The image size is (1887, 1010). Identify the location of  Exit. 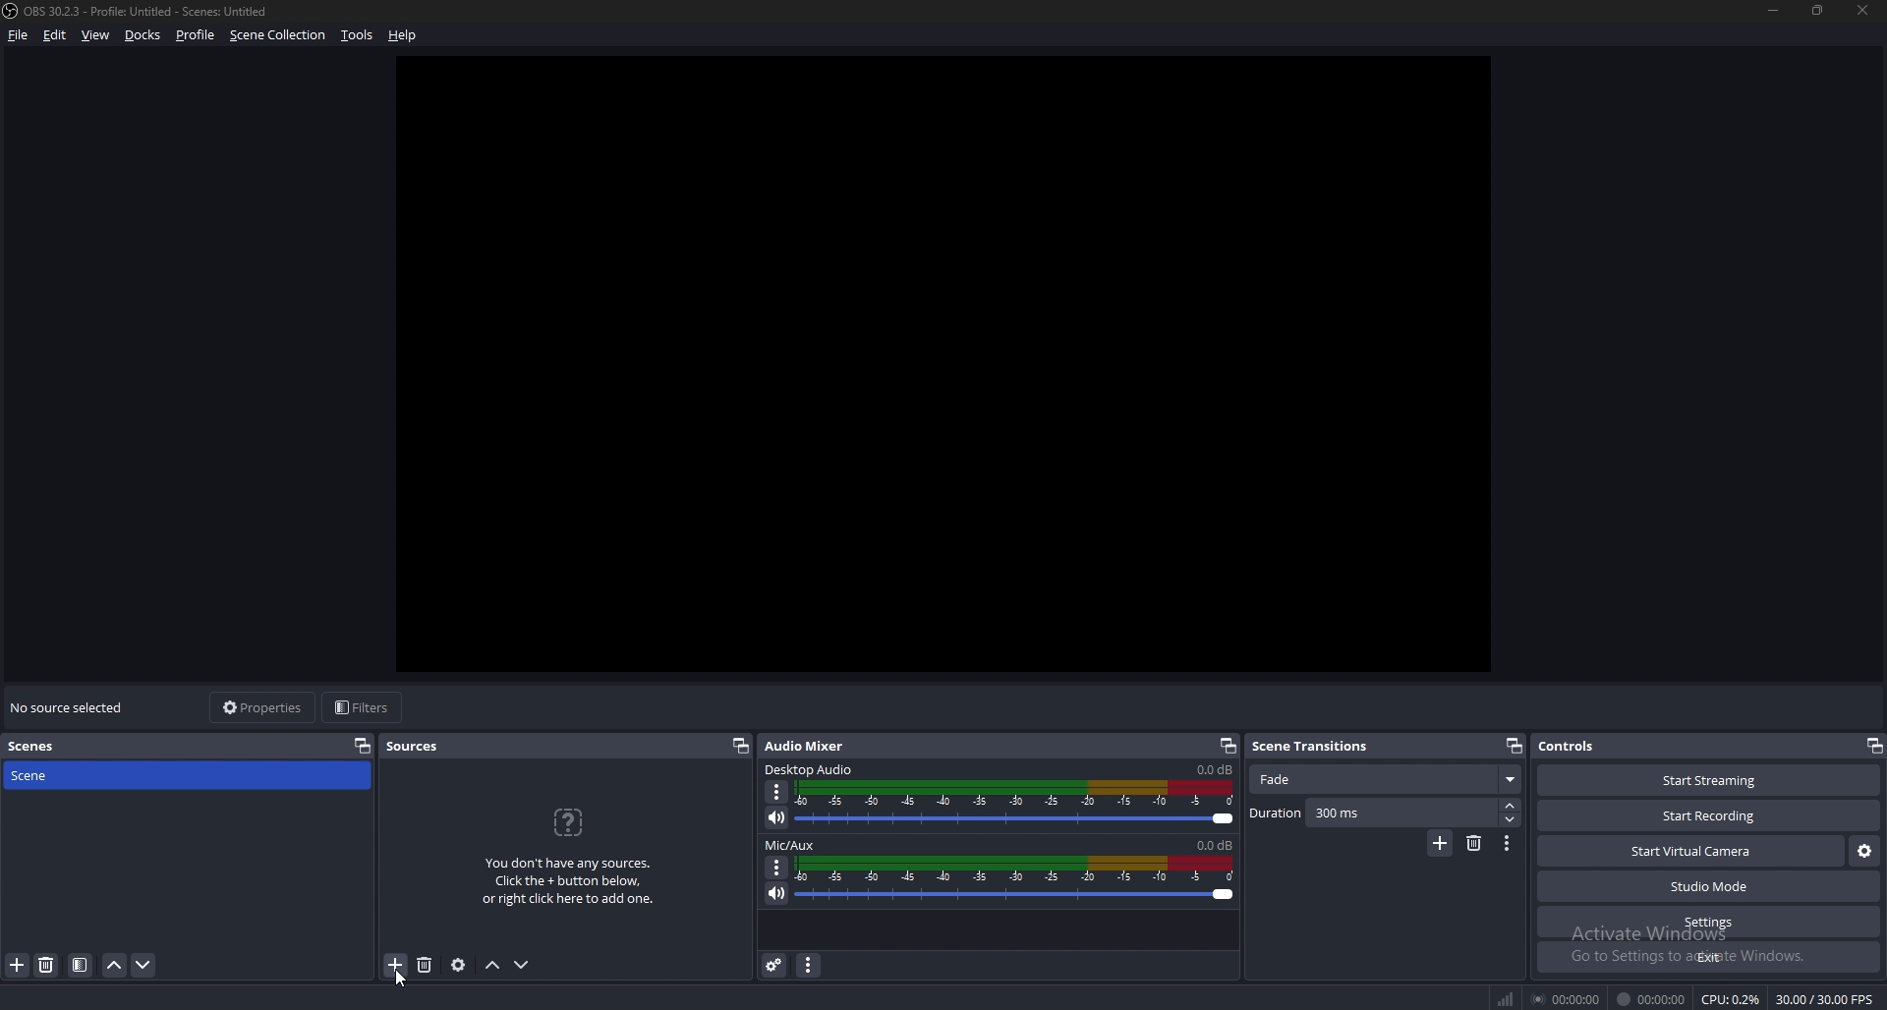
(1710, 957).